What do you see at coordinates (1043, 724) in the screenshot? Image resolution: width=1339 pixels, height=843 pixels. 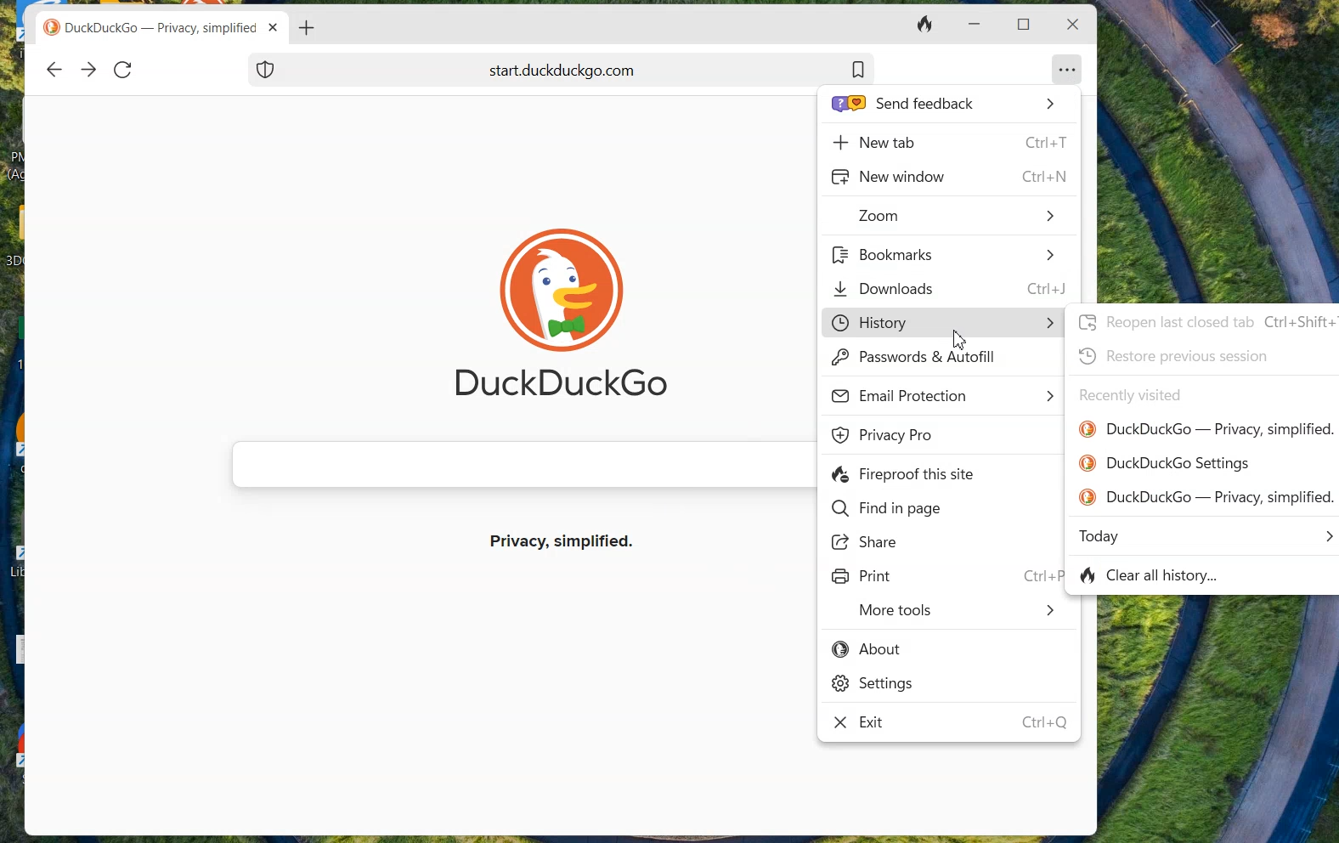 I see `short key` at bounding box center [1043, 724].